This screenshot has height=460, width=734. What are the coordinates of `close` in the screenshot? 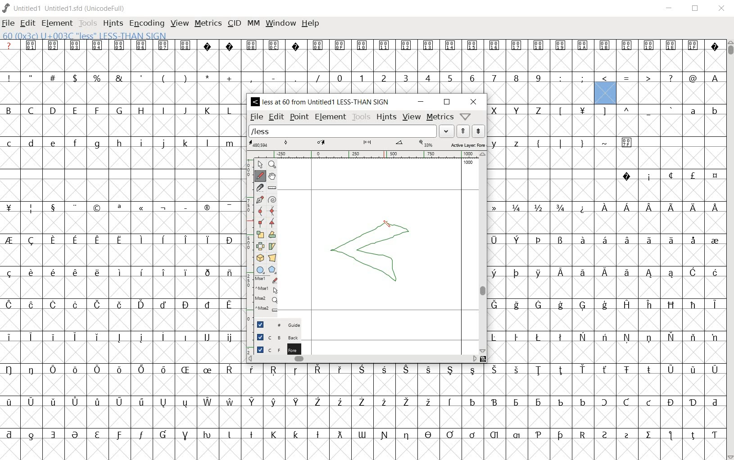 It's located at (473, 102).